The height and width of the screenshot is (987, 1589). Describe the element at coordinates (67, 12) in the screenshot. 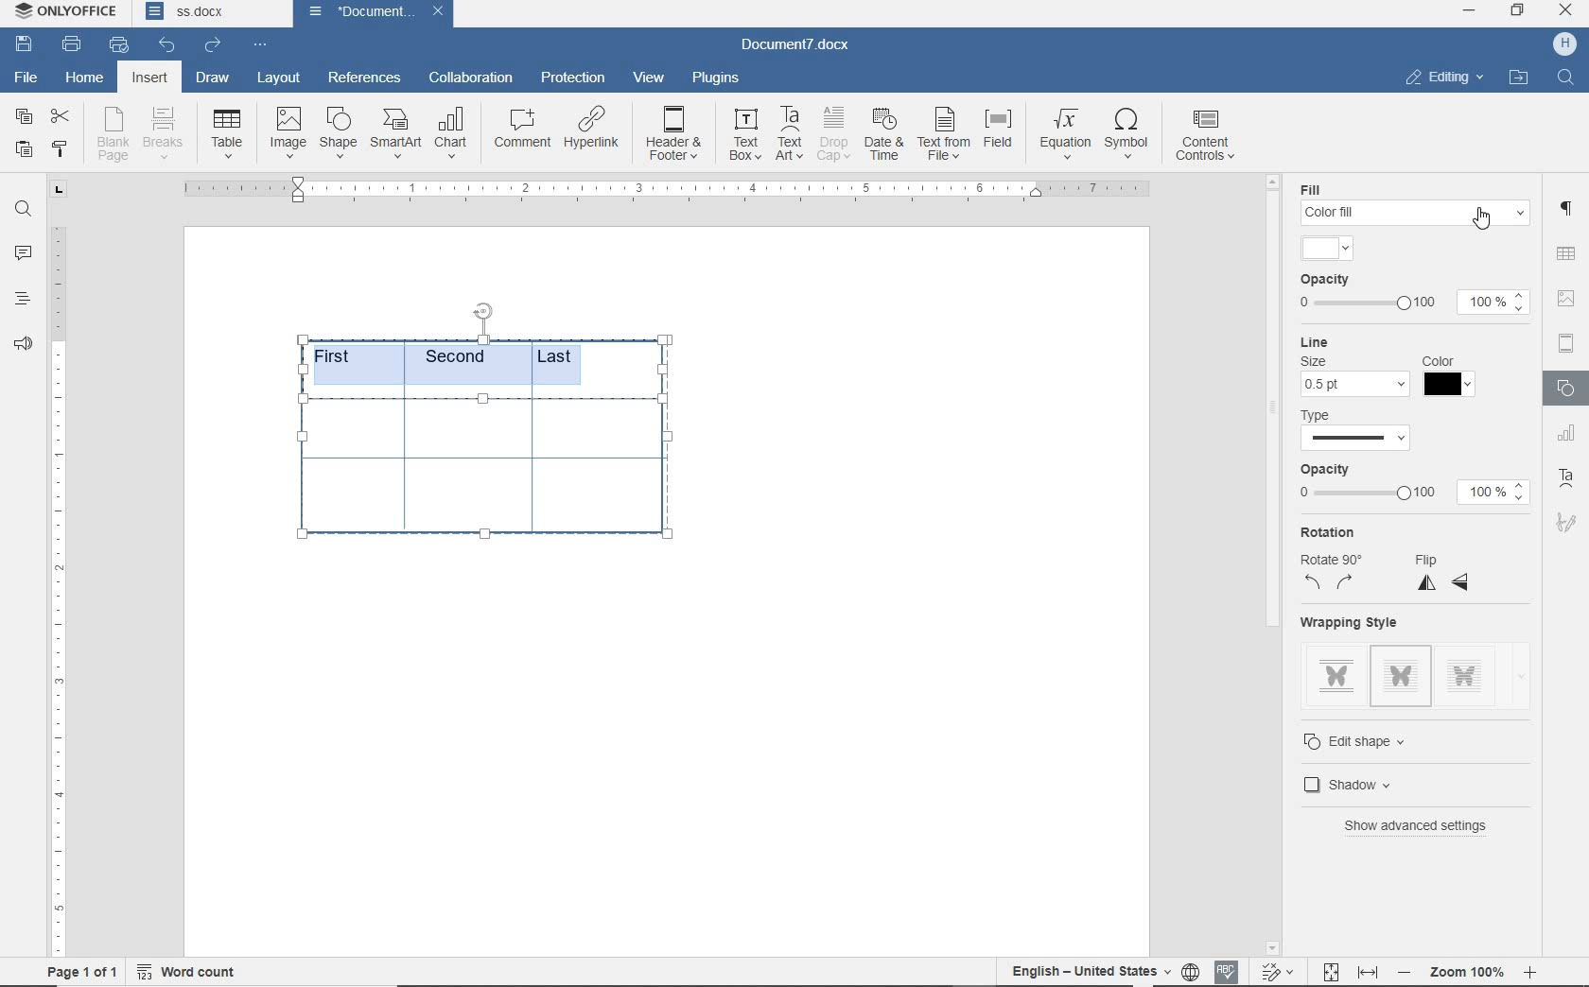

I see `system name` at that location.